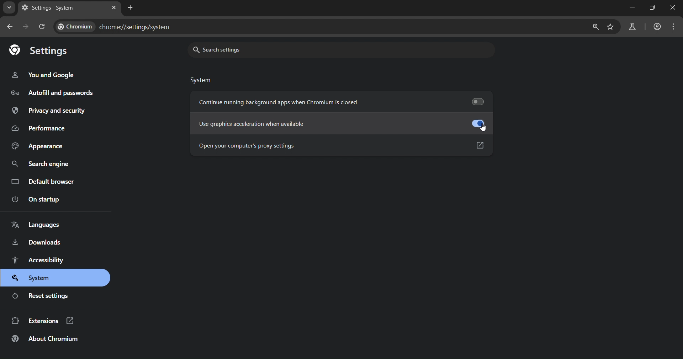 This screenshot has height=359, width=683. I want to click on downloads, so click(39, 241).